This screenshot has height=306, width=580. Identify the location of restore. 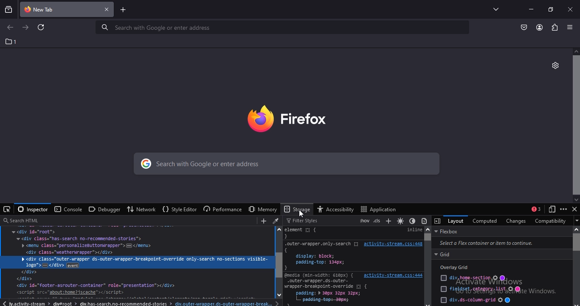
(550, 9).